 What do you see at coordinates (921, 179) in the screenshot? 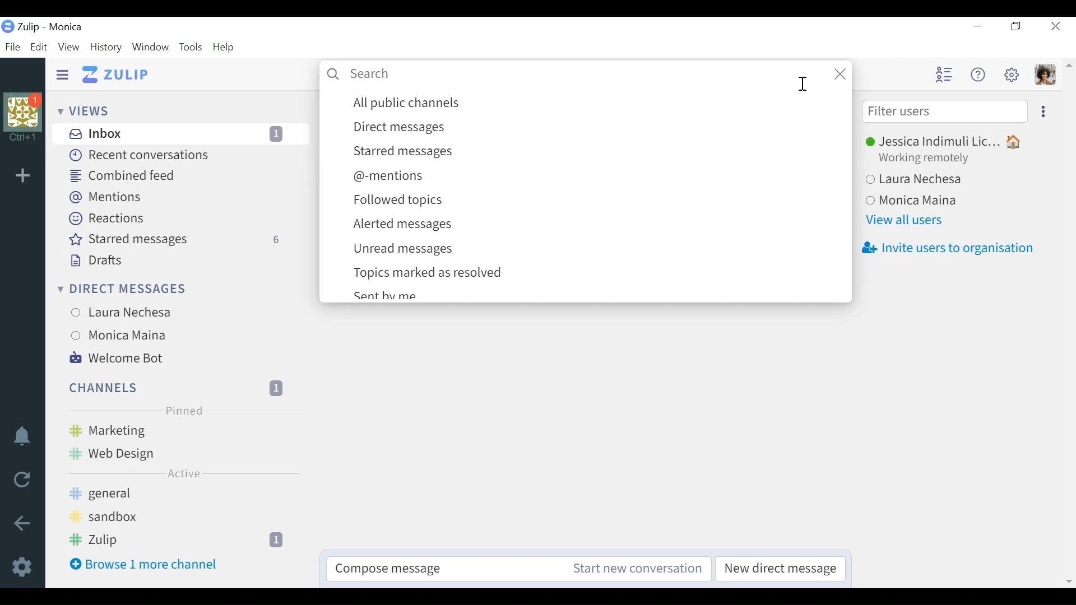
I see `Laura Nechesa` at bounding box center [921, 179].